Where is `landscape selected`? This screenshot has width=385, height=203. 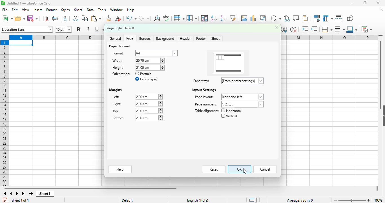
landscape selected is located at coordinates (146, 79).